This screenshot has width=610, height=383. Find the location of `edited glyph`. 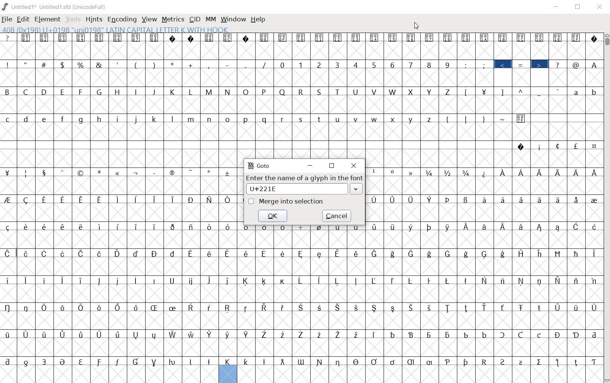

edited glyph is located at coordinates (228, 374).